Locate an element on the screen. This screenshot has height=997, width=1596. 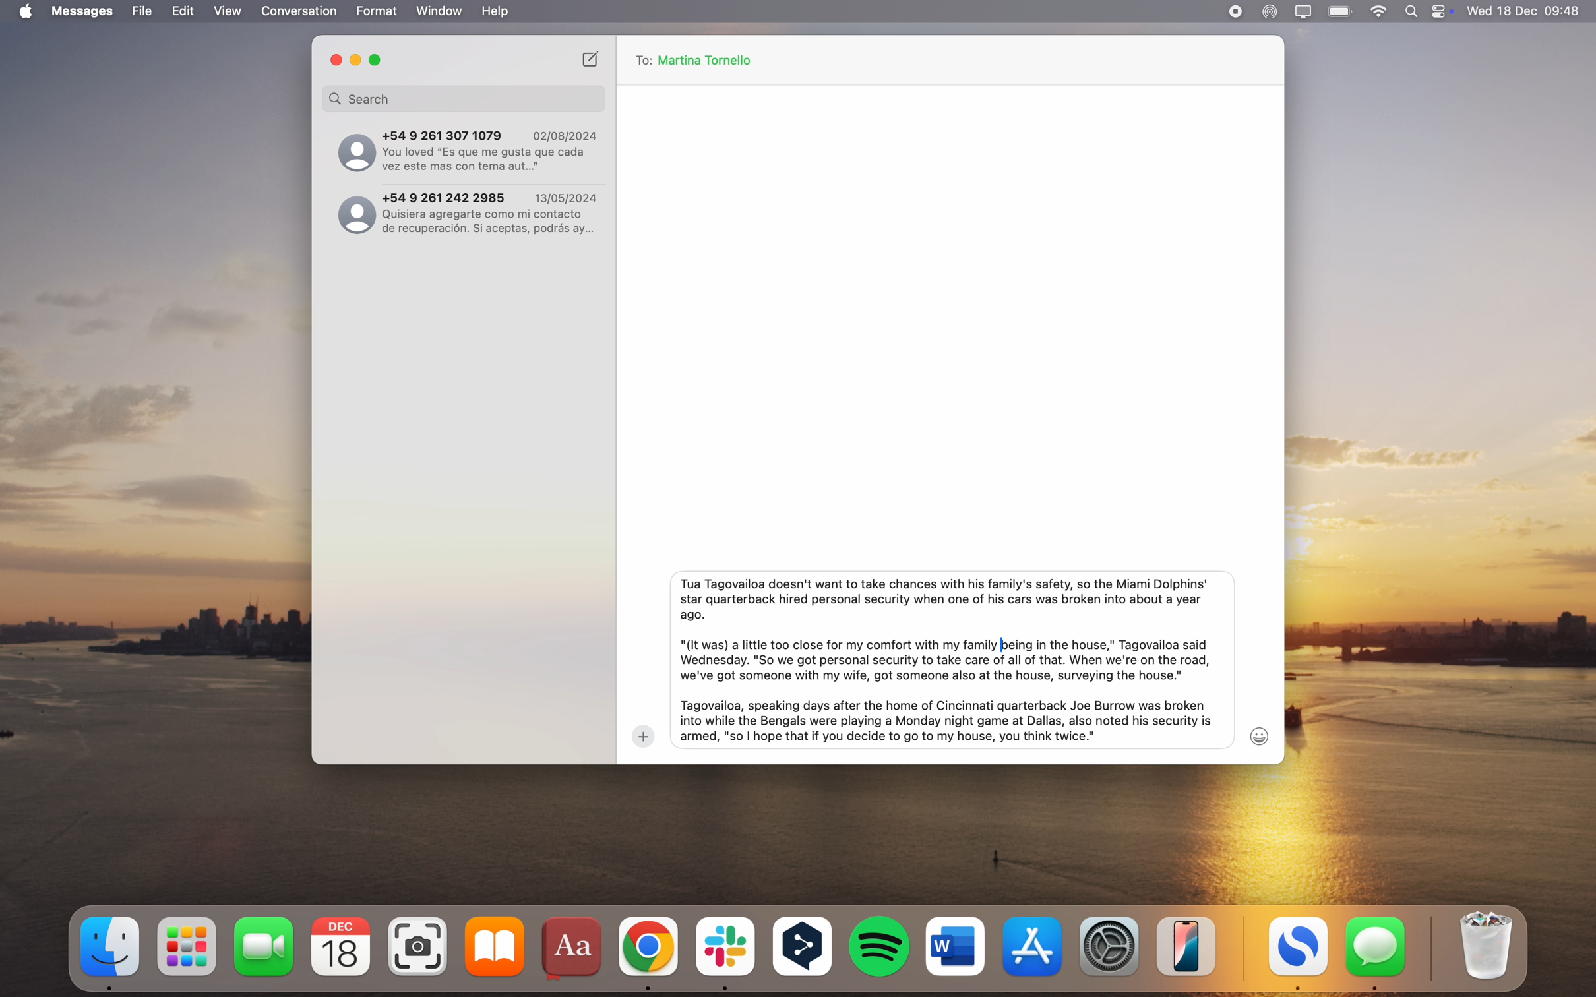
screenshot is located at coordinates (420, 947).